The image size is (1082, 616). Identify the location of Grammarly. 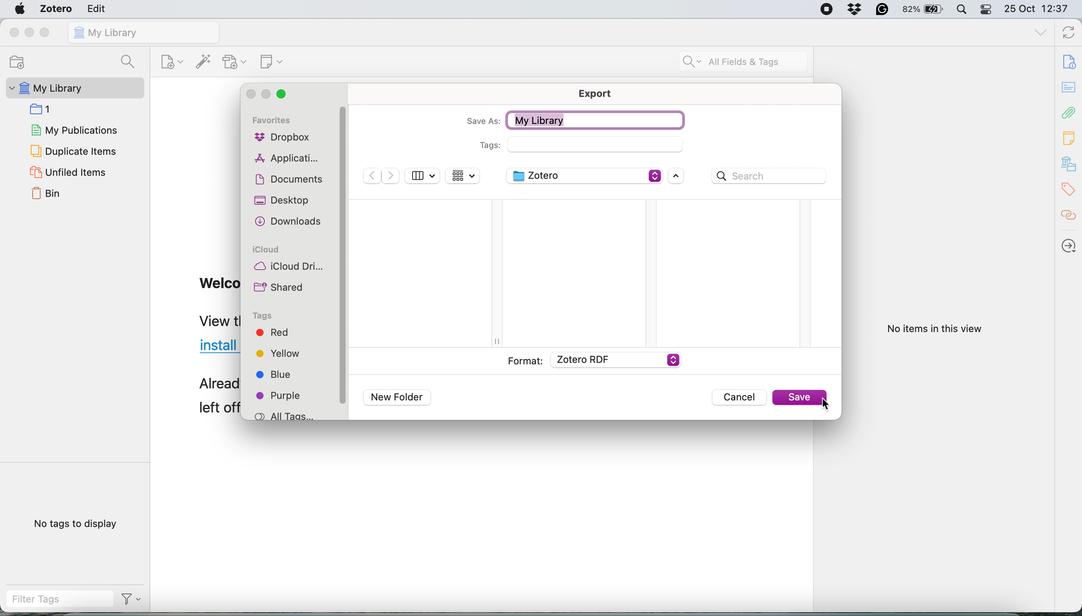
(881, 9).